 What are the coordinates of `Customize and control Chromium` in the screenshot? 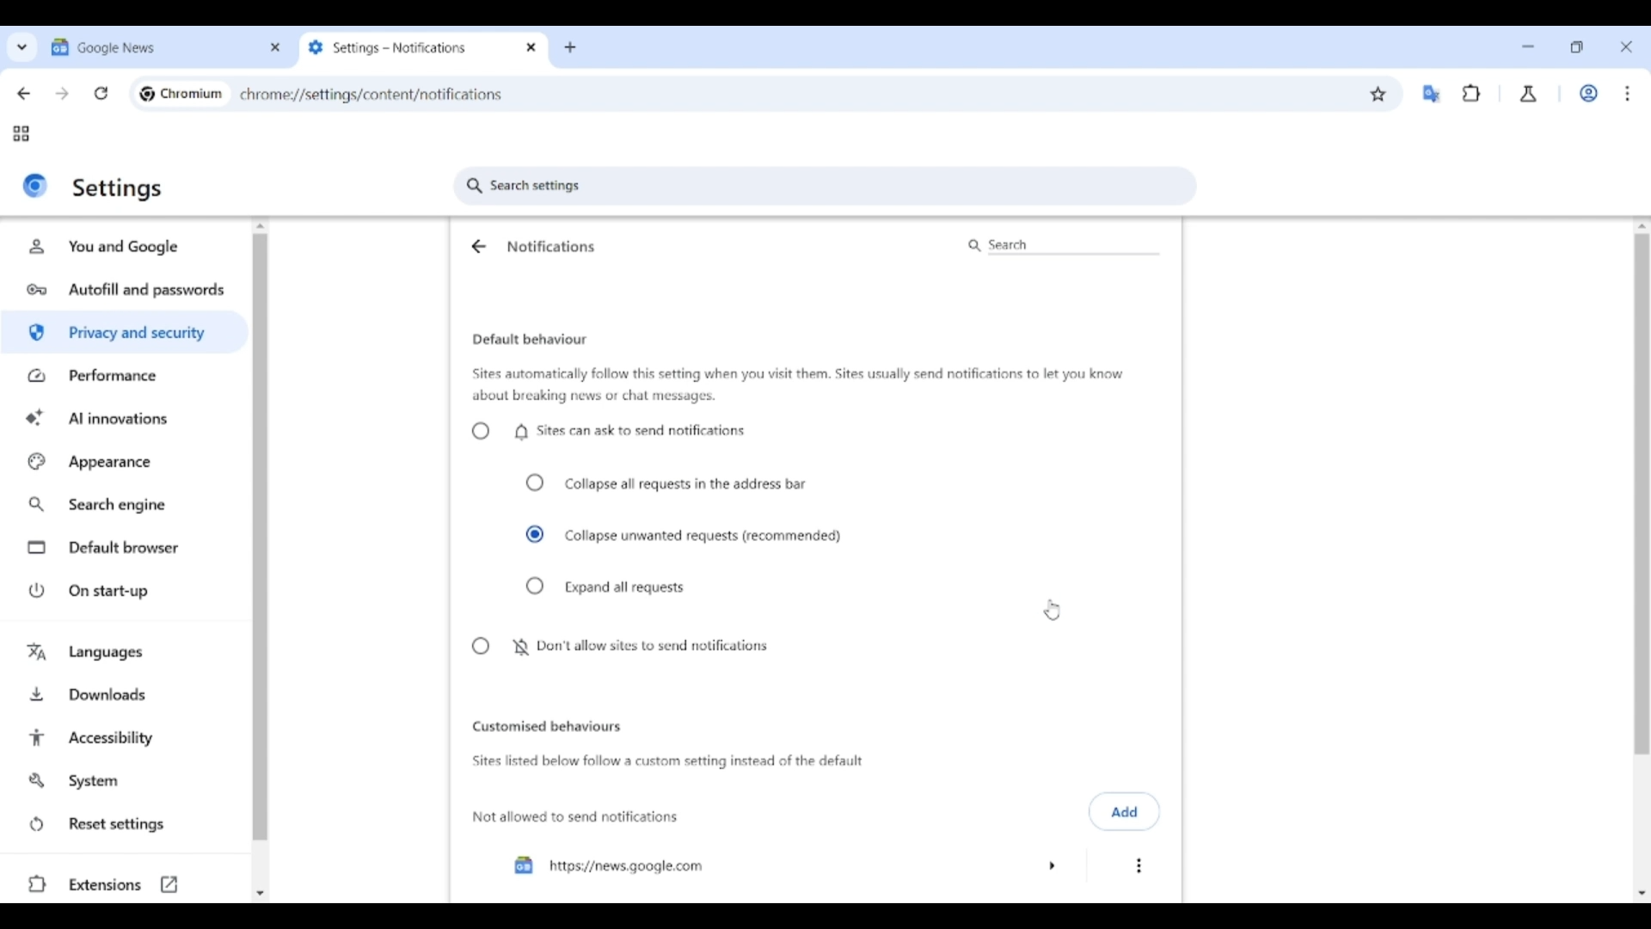 It's located at (1627, 93).